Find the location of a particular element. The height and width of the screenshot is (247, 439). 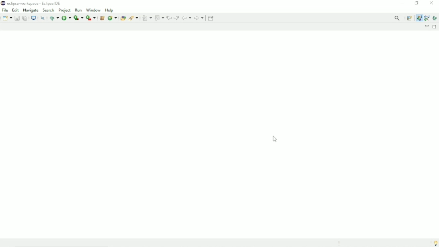

Open a terminal is located at coordinates (34, 18).